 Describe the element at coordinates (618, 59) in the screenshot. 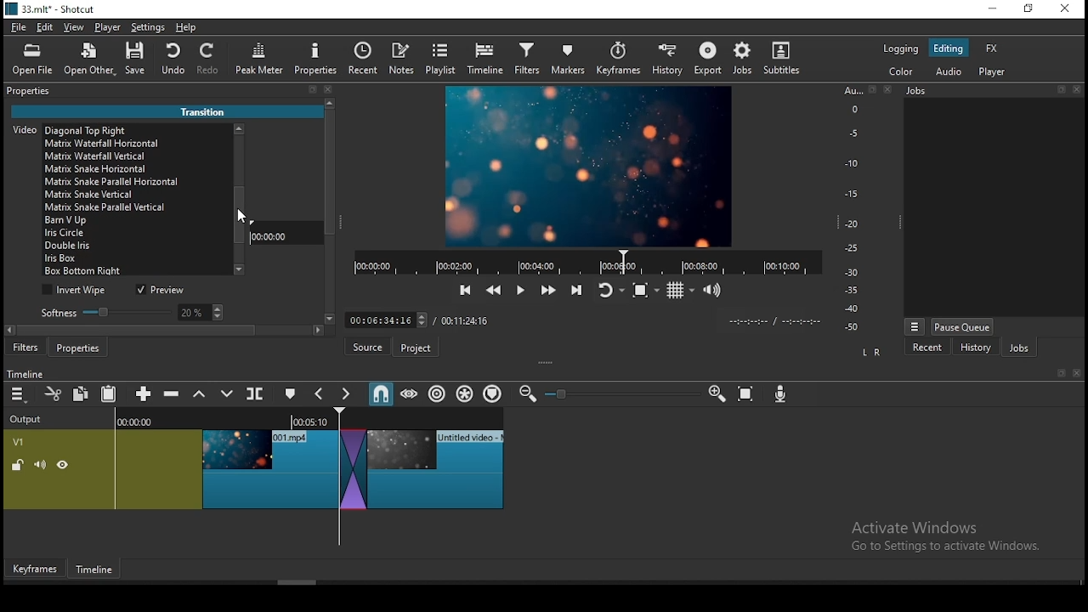

I see `keyframes` at that location.